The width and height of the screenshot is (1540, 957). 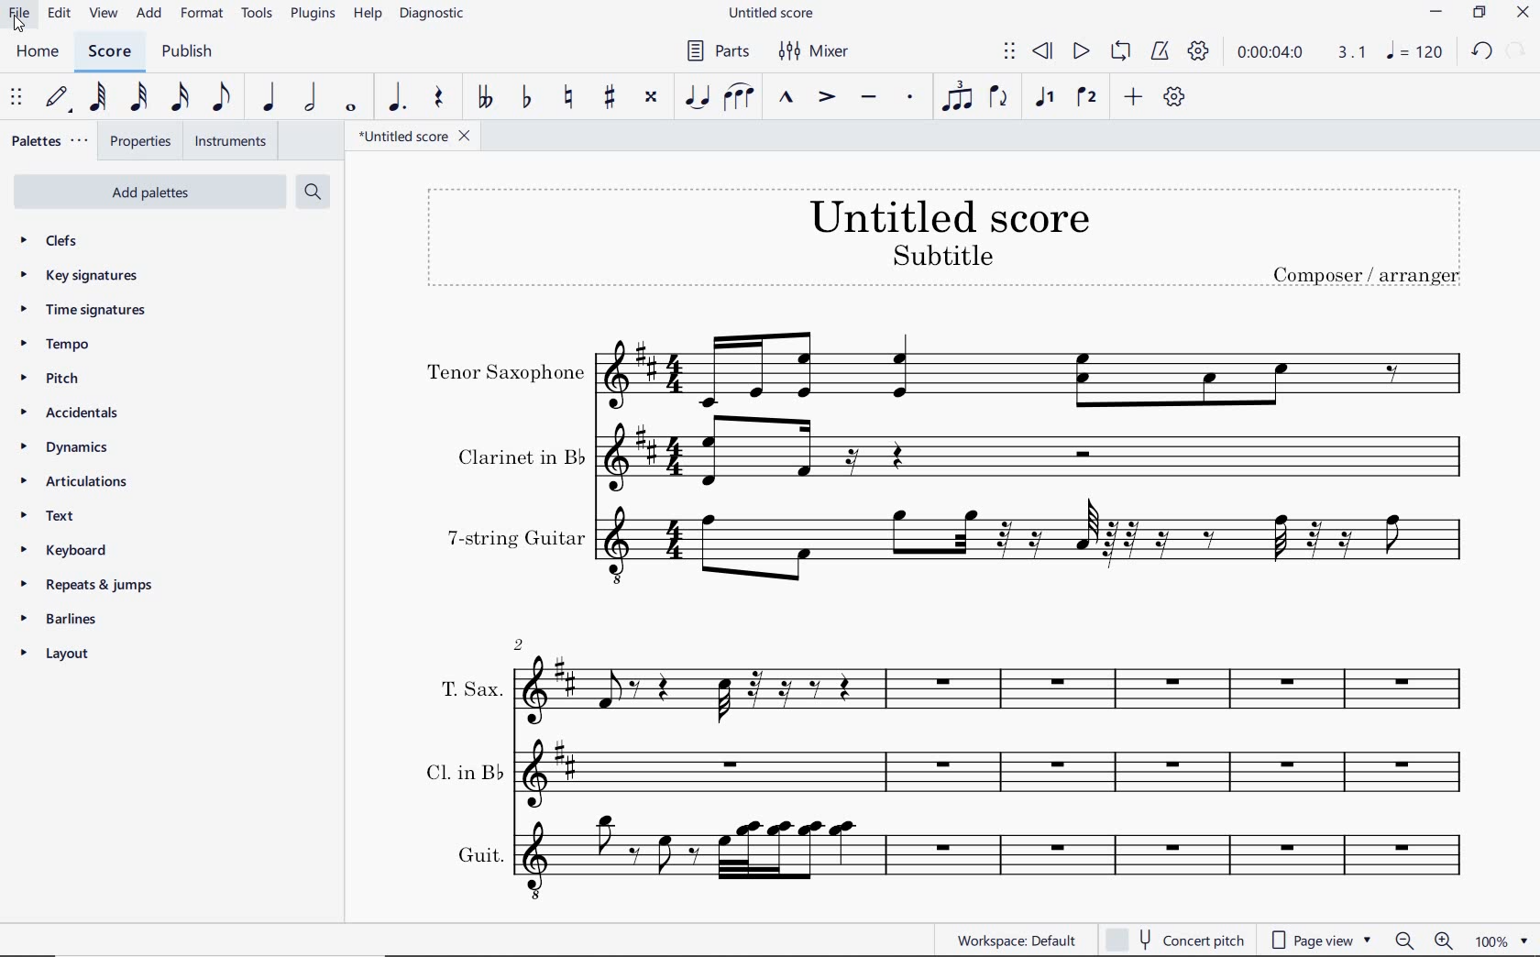 I want to click on LOOP PLAYBACK, so click(x=1119, y=53).